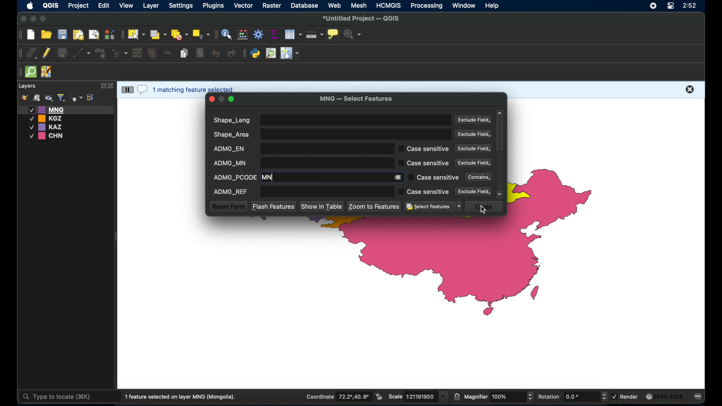 The height and width of the screenshot is (406, 722). Describe the element at coordinates (121, 34) in the screenshot. I see `selection toolbar` at that location.